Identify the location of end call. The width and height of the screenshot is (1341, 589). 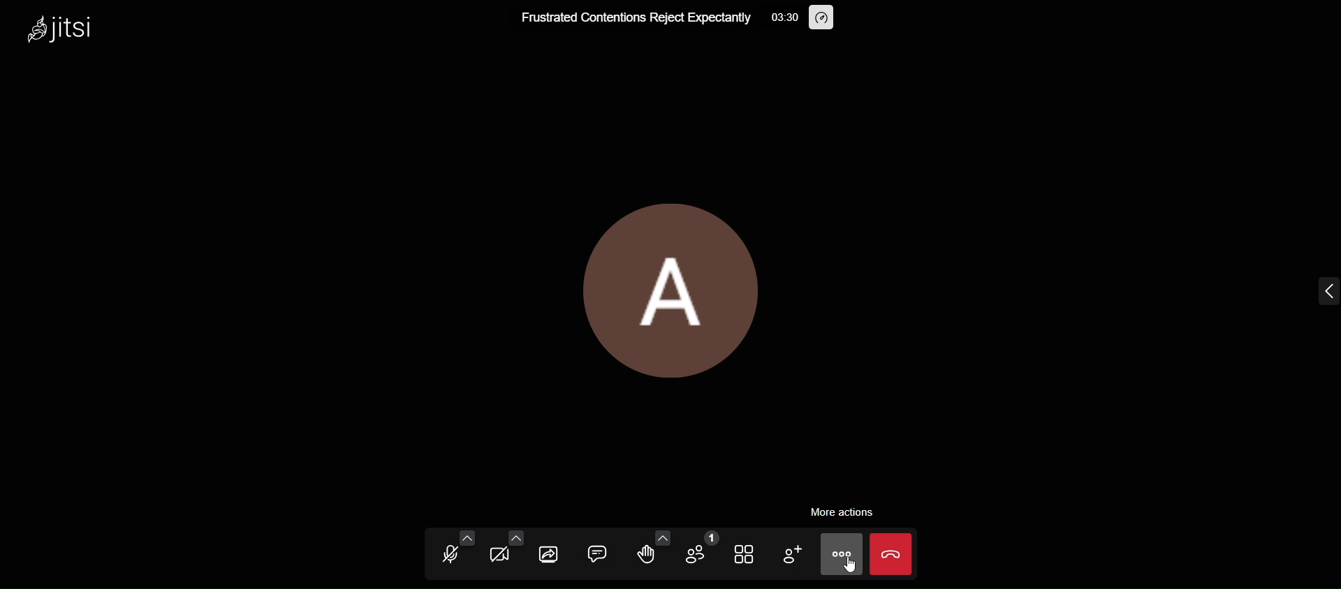
(895, 554).